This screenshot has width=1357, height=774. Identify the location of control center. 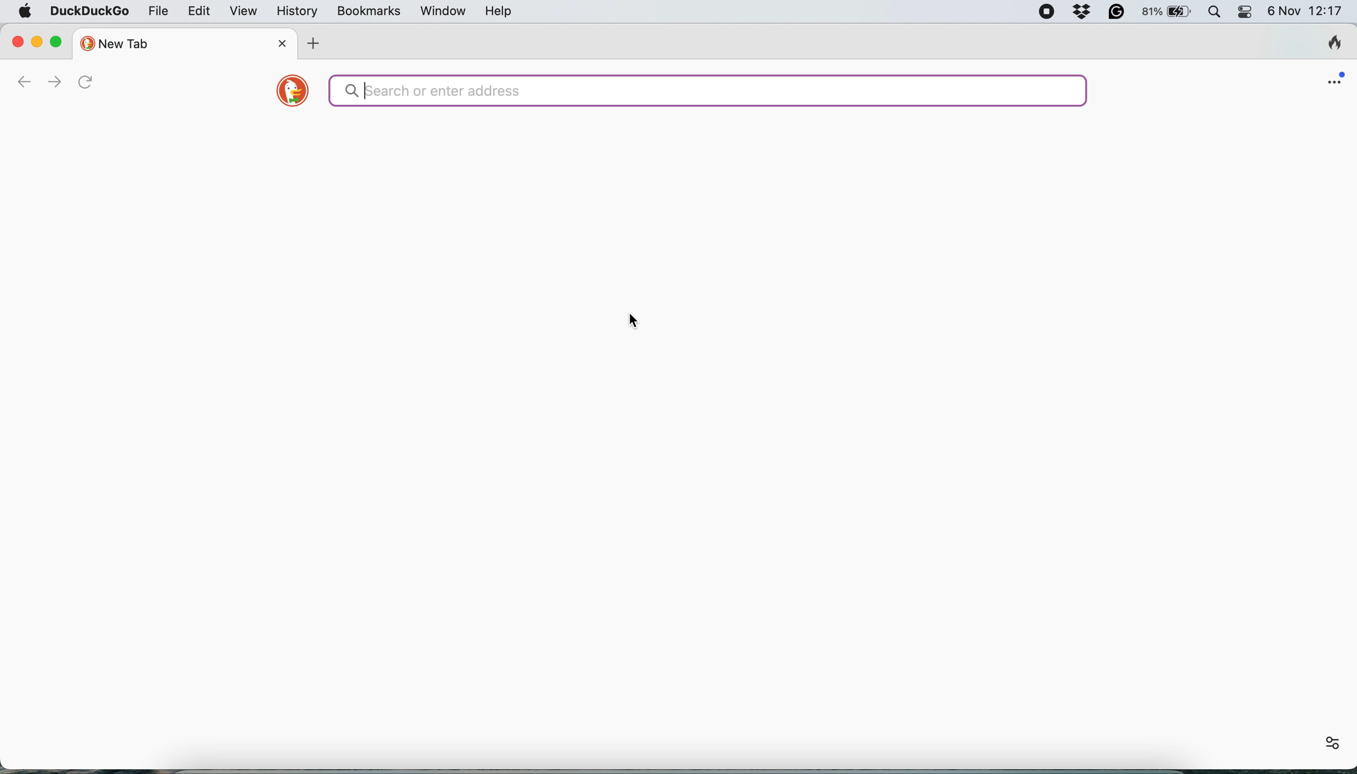
(1244, 13).